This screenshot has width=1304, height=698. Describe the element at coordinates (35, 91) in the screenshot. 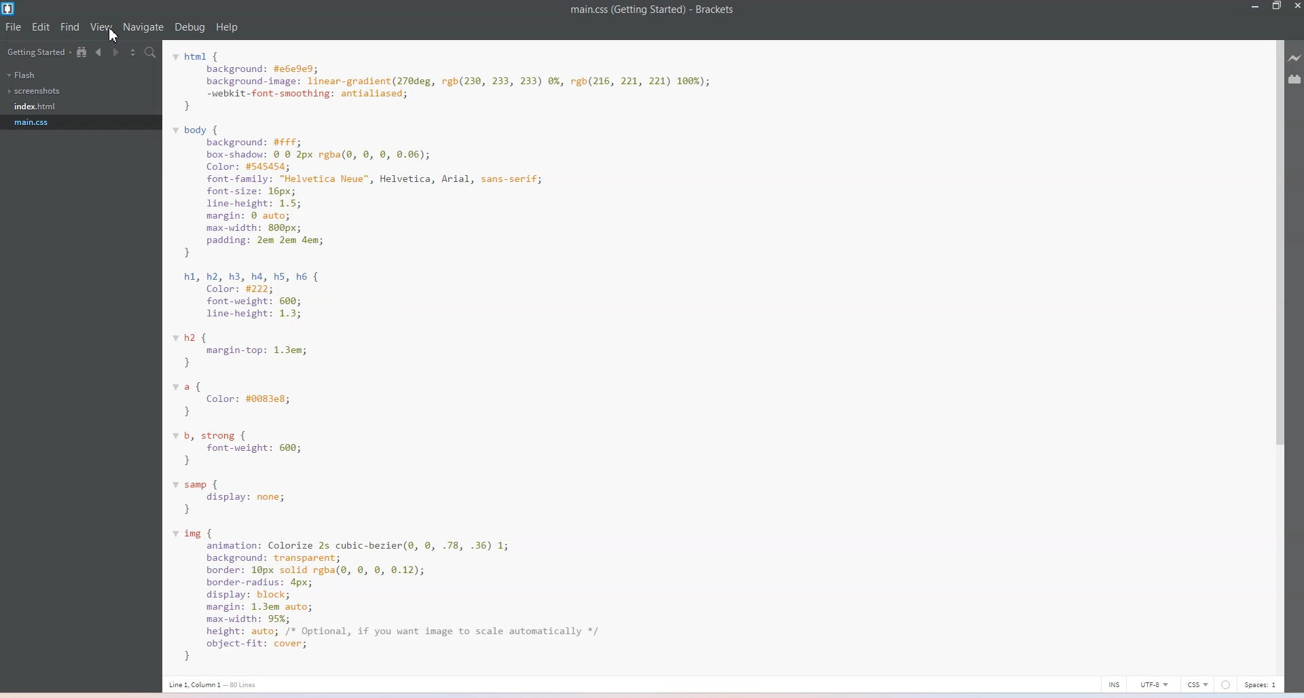

I see `Screenshots` at that location.